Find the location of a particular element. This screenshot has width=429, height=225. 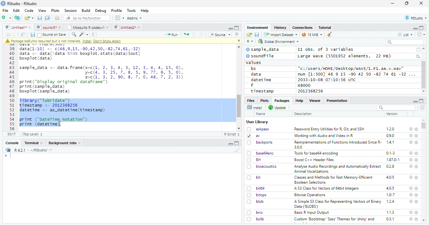

minimize is located at coordinates (415, 28).